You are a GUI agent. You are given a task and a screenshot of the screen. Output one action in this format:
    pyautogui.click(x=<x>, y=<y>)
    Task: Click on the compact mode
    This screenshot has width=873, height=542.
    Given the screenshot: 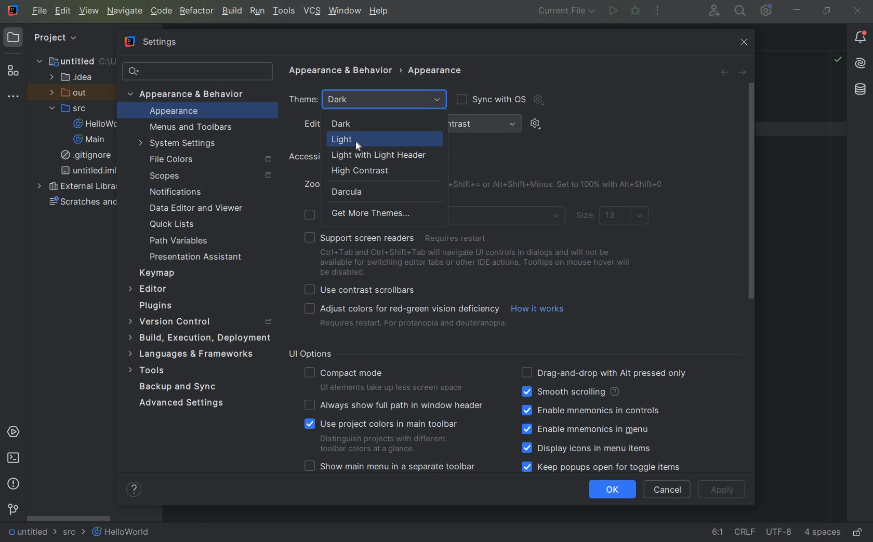 What is the action you would take?
    pyautogui.click(x=386, y=378)
    